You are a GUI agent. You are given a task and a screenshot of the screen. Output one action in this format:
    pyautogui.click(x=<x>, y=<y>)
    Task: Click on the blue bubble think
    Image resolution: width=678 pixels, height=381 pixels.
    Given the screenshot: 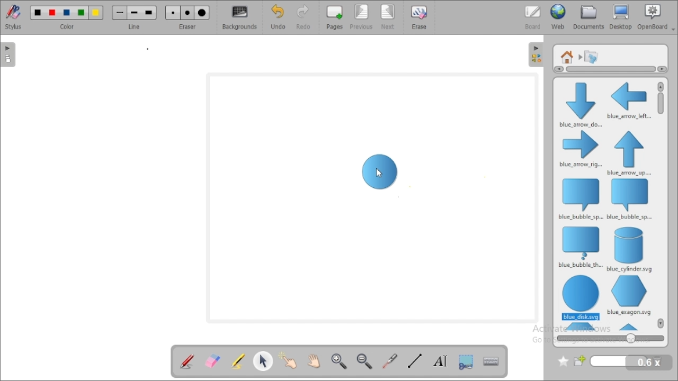 What is the action you would take?
    pyautogui.click(x=579, y=247)
    